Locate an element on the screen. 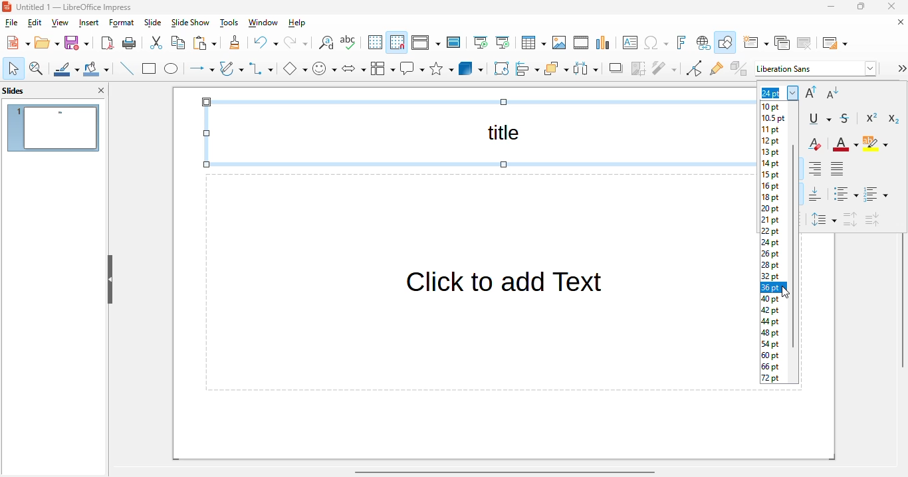 Image resolution: width=908 pixels, height=477 pixels. window is located at coordinates (263, 23).